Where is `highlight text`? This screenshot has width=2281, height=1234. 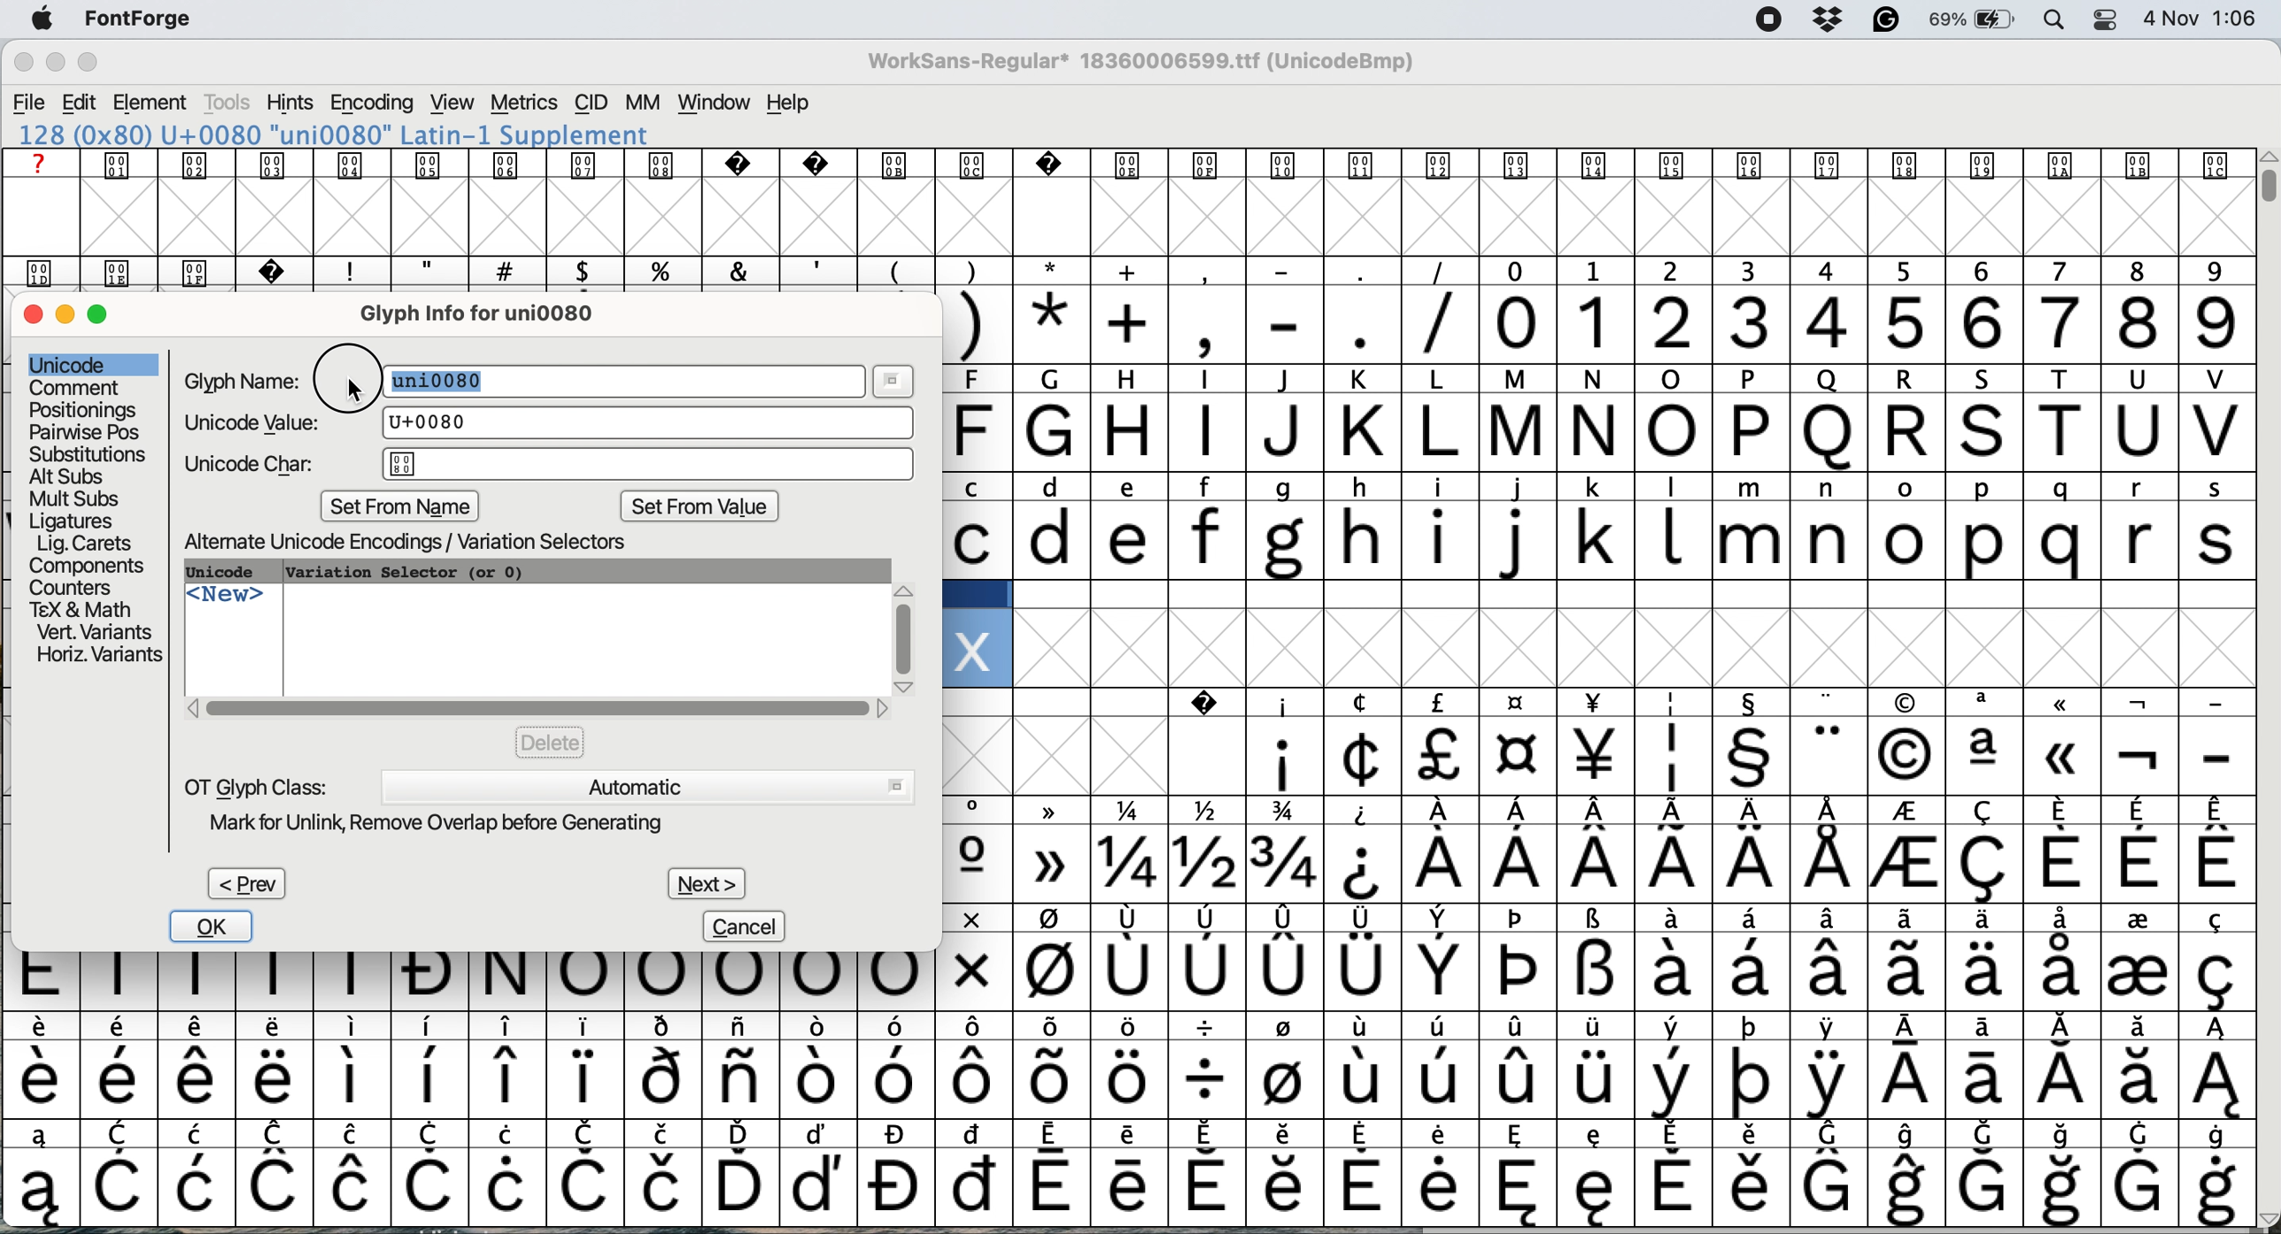
highlight text is located at coordinates (446, 382).